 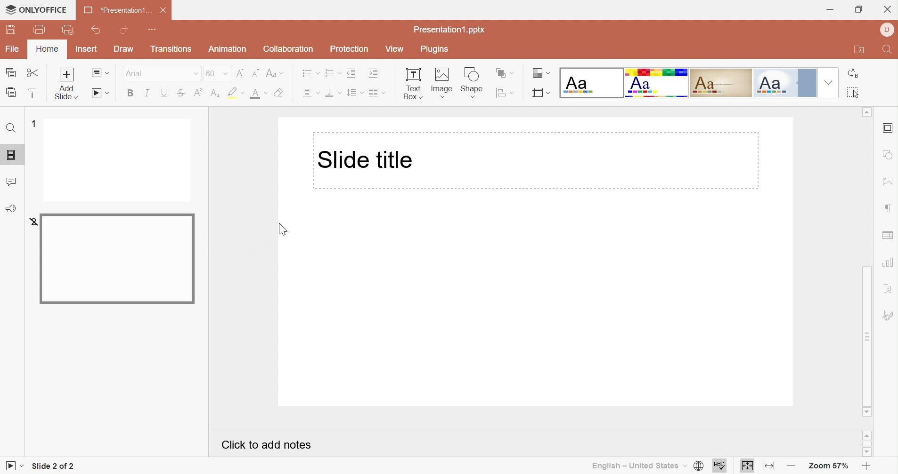 What do you see at coordinates (132, 93) in the screenshot?
I see `Bold` at bounding box center [132, 93].